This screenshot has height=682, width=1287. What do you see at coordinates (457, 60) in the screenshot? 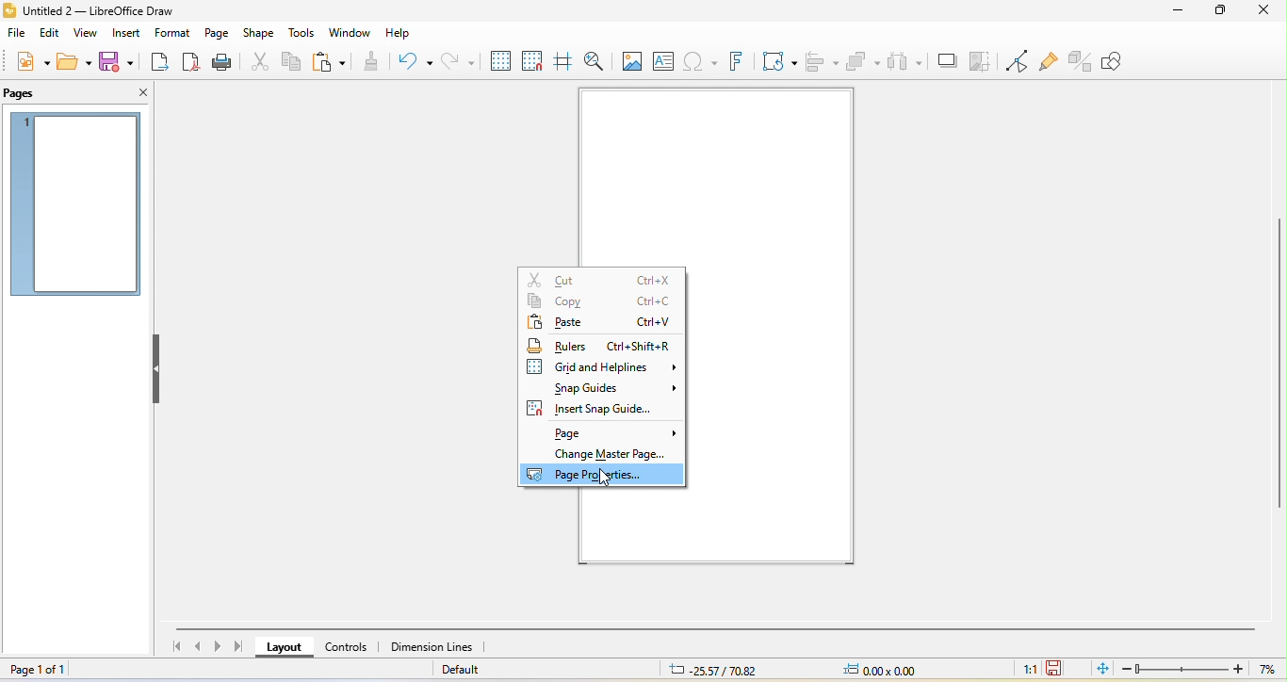
I see `redo` at bounding box center [457, 60].